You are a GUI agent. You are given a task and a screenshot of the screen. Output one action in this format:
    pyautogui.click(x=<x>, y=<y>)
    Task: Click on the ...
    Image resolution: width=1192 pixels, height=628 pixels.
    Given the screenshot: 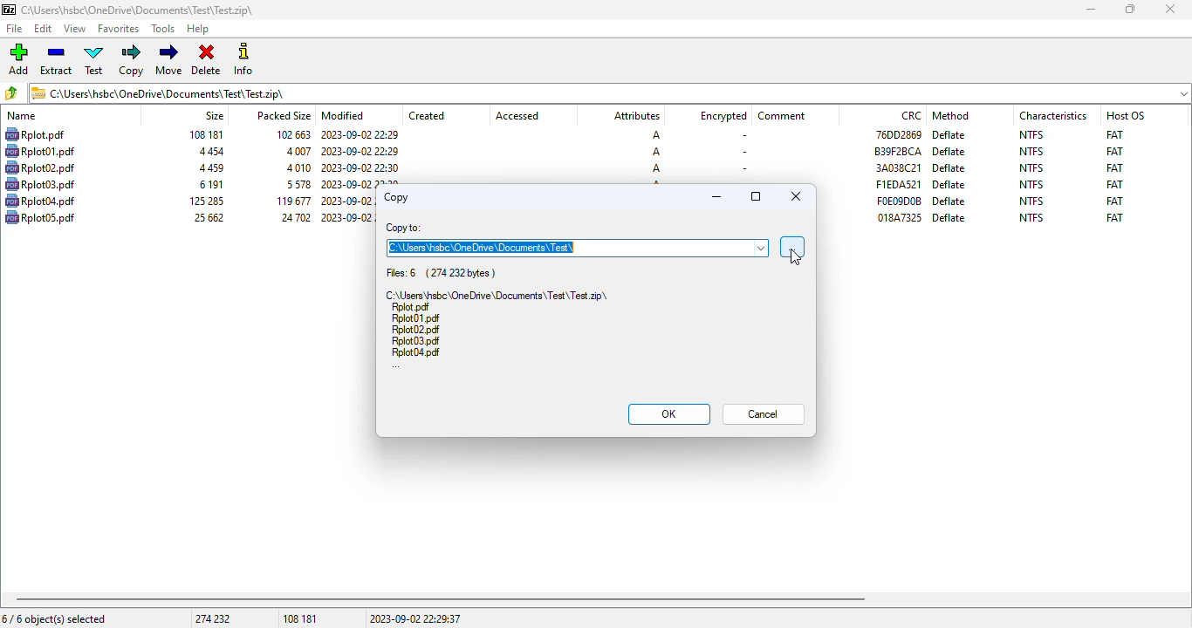 What is the action you would take?
    pyautogui.click(x=396, y=366)
    